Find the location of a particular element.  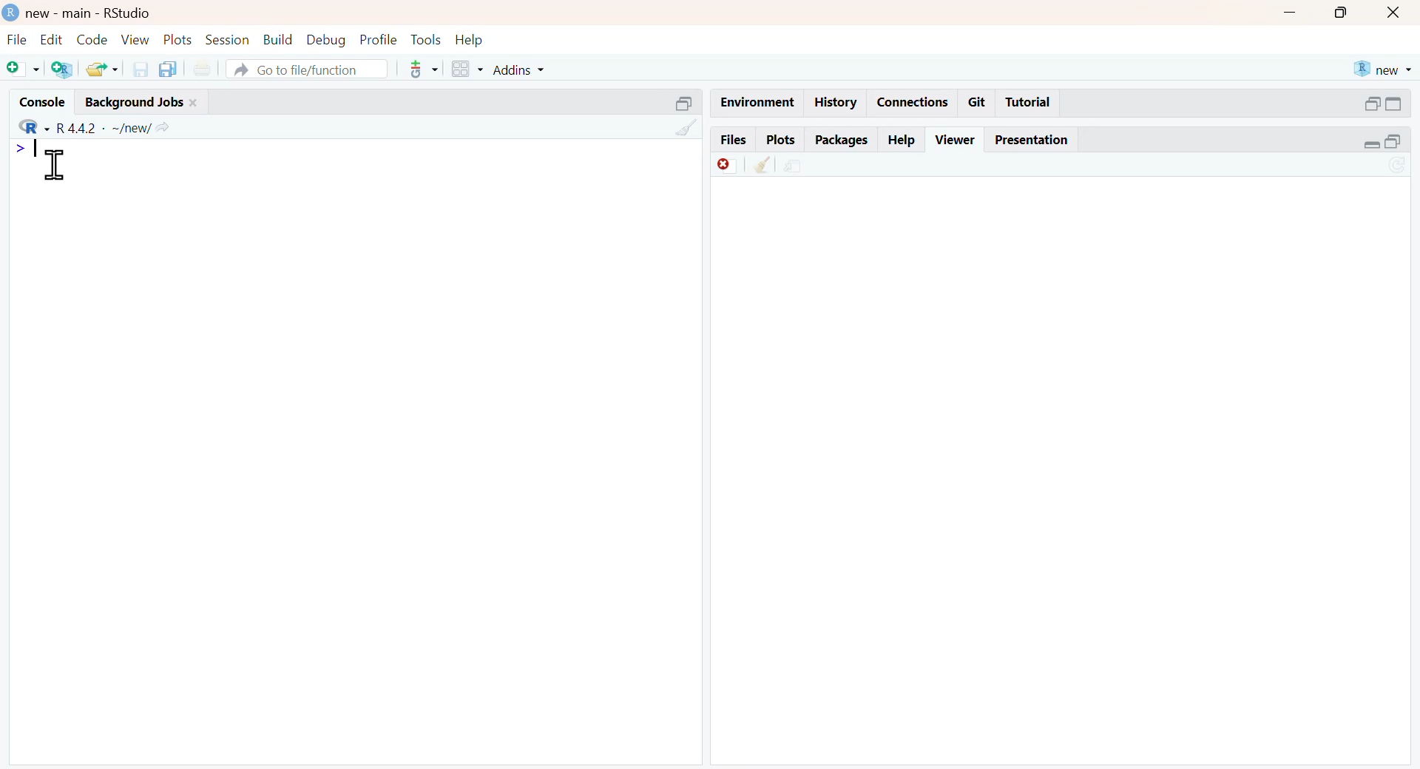

share folder as is located at coordinates (102, 70).